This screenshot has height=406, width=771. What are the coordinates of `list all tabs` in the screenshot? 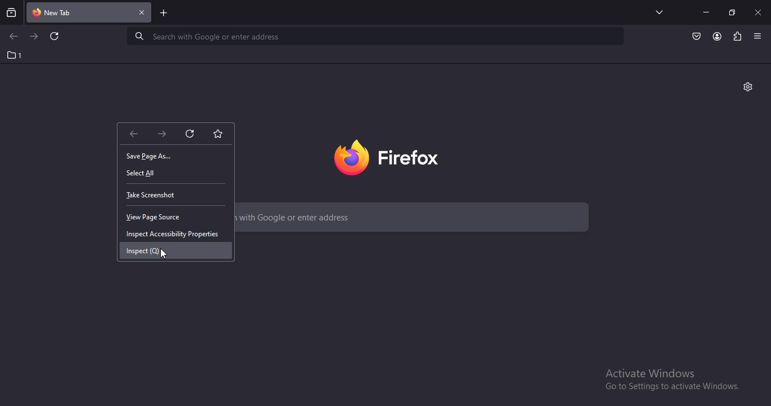 It's located at (656, 12).